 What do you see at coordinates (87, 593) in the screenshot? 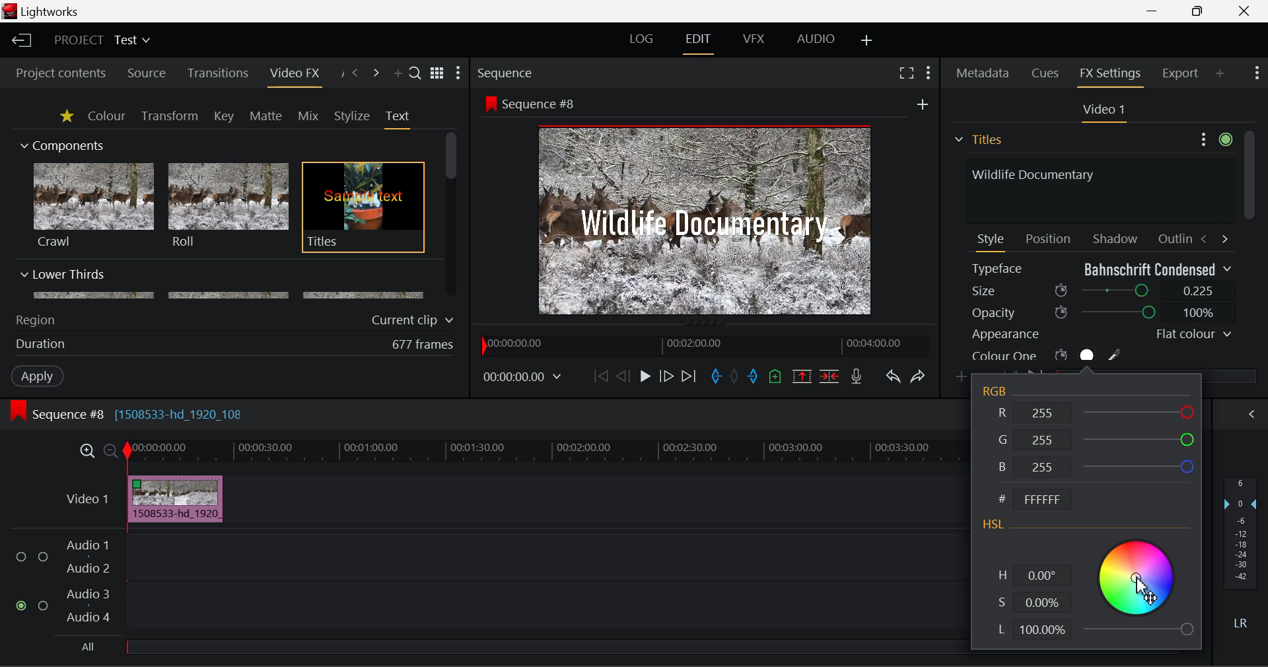
I see `Audio 3` at bounding box center [87, 593].